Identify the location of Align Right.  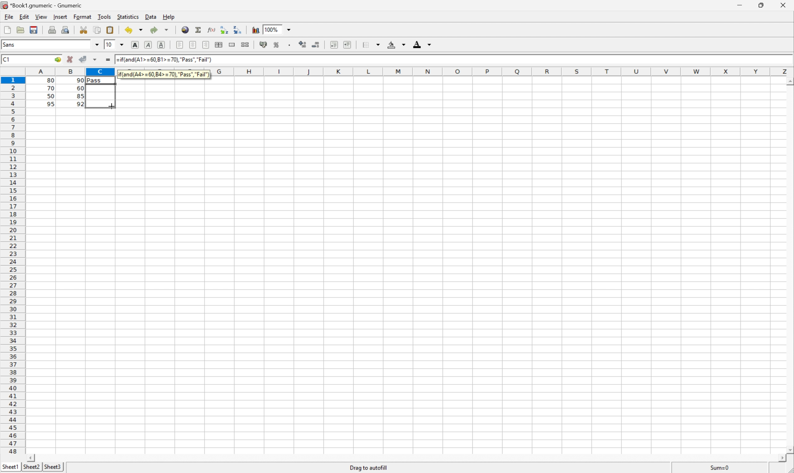
(179, 45).